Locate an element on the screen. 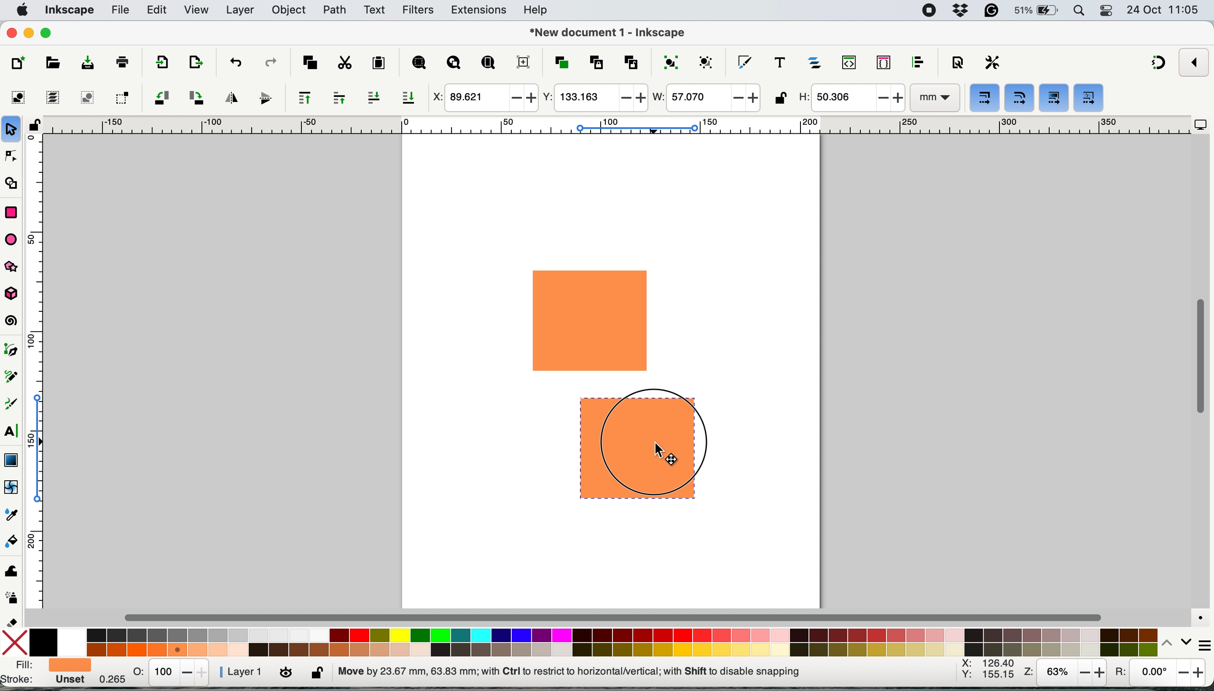  spotlight search is located at coordinates (1080, 12).